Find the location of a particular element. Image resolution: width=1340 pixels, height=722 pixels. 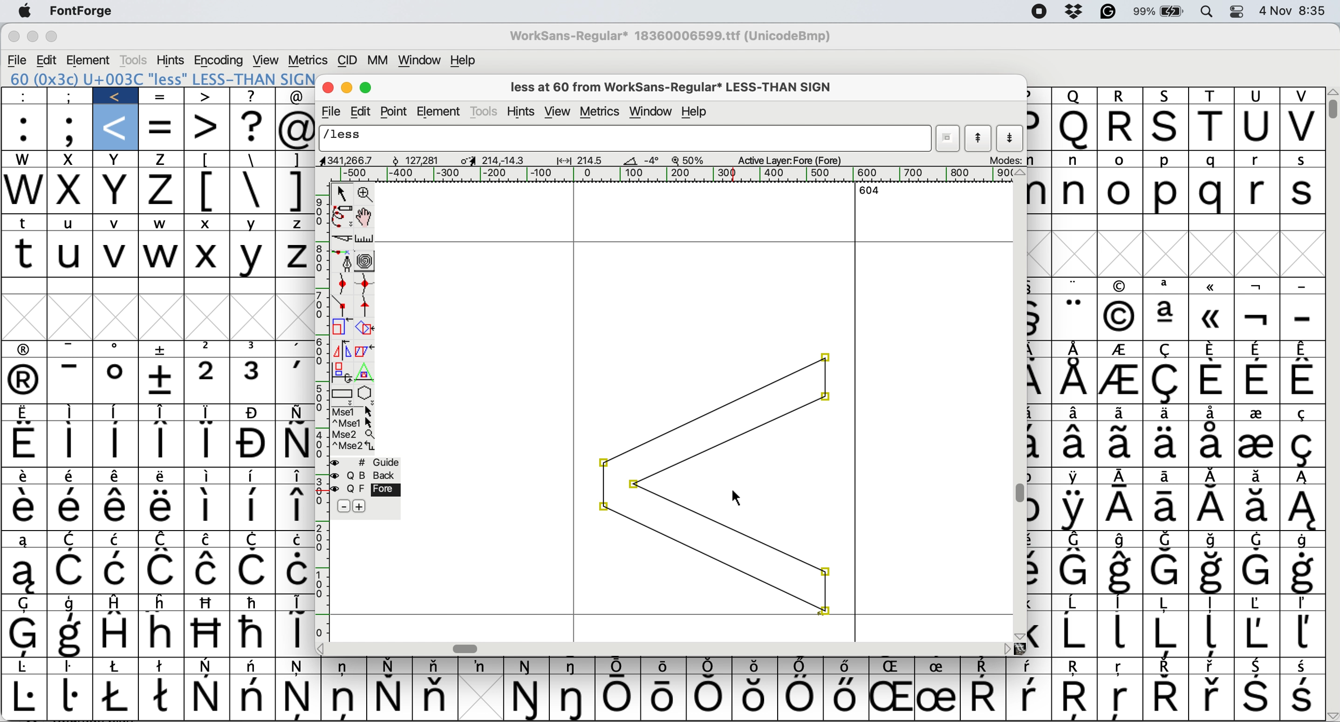

Symbol is located at coordinates (162, 634).